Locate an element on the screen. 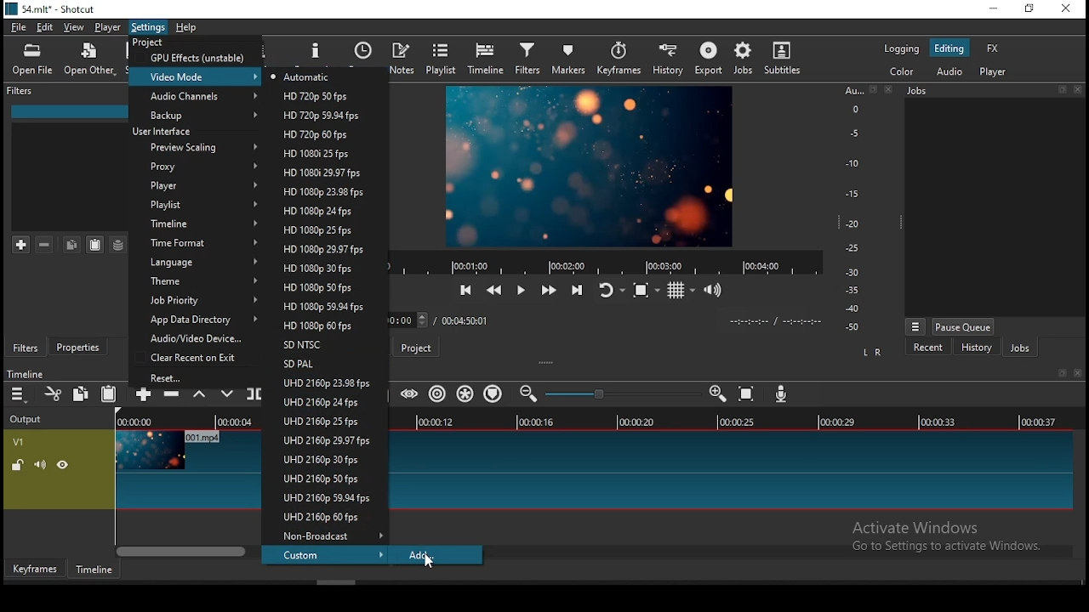  -10 is located at coordinates (851, 163).